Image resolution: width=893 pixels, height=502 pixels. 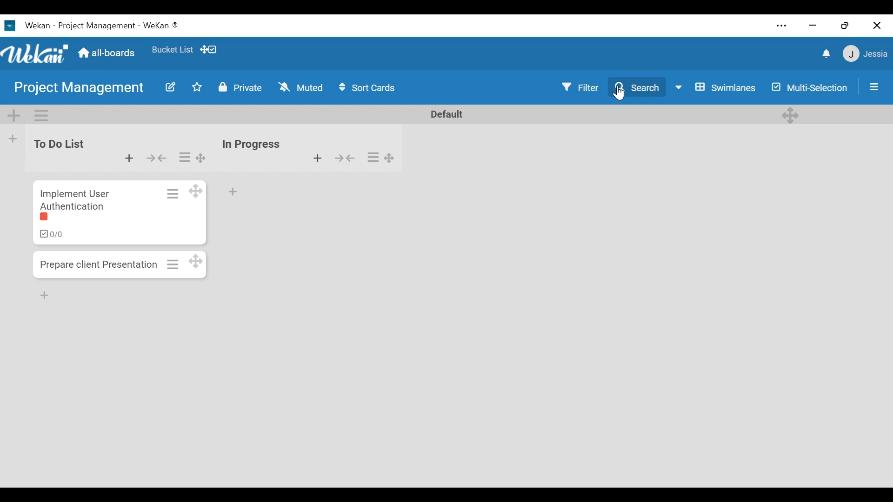 I want to click on Card actions, so click(x=170, y=193).